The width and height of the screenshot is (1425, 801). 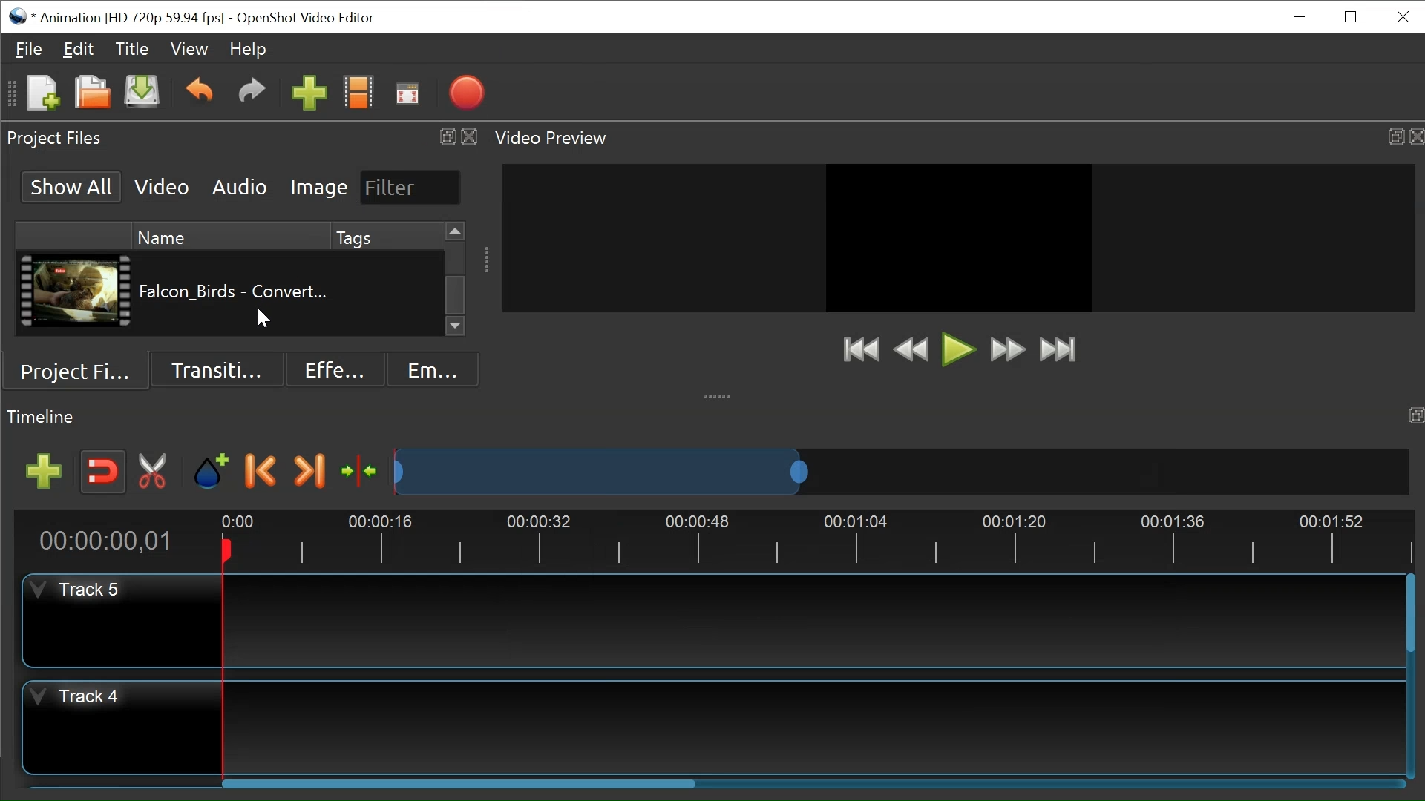 What do you see at coordinates (309, 470) in the screenshot?
I see `Next Marker` at bounding box center [309, 470].